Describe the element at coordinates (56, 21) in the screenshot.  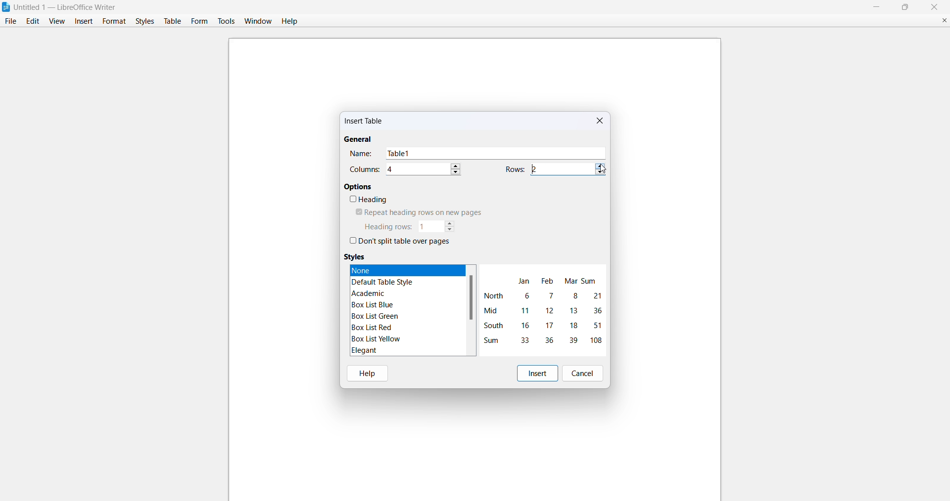
I see `view` at that location.